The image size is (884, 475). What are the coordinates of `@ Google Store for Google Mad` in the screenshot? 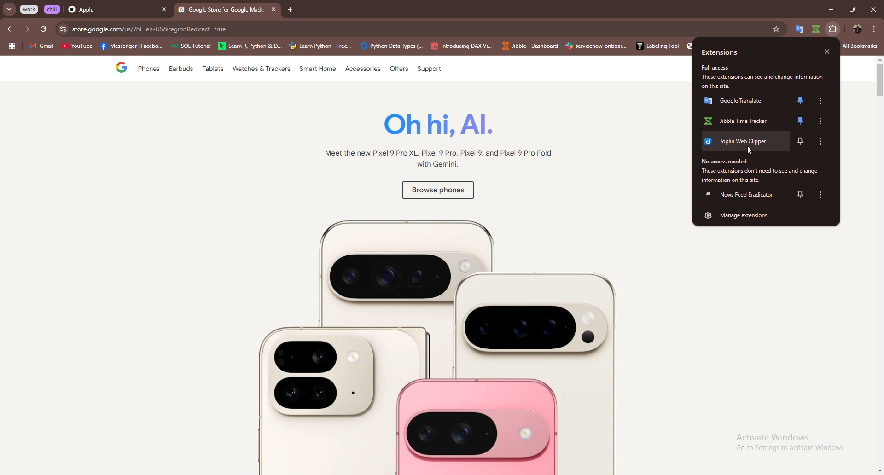 It's located at (221, 12).